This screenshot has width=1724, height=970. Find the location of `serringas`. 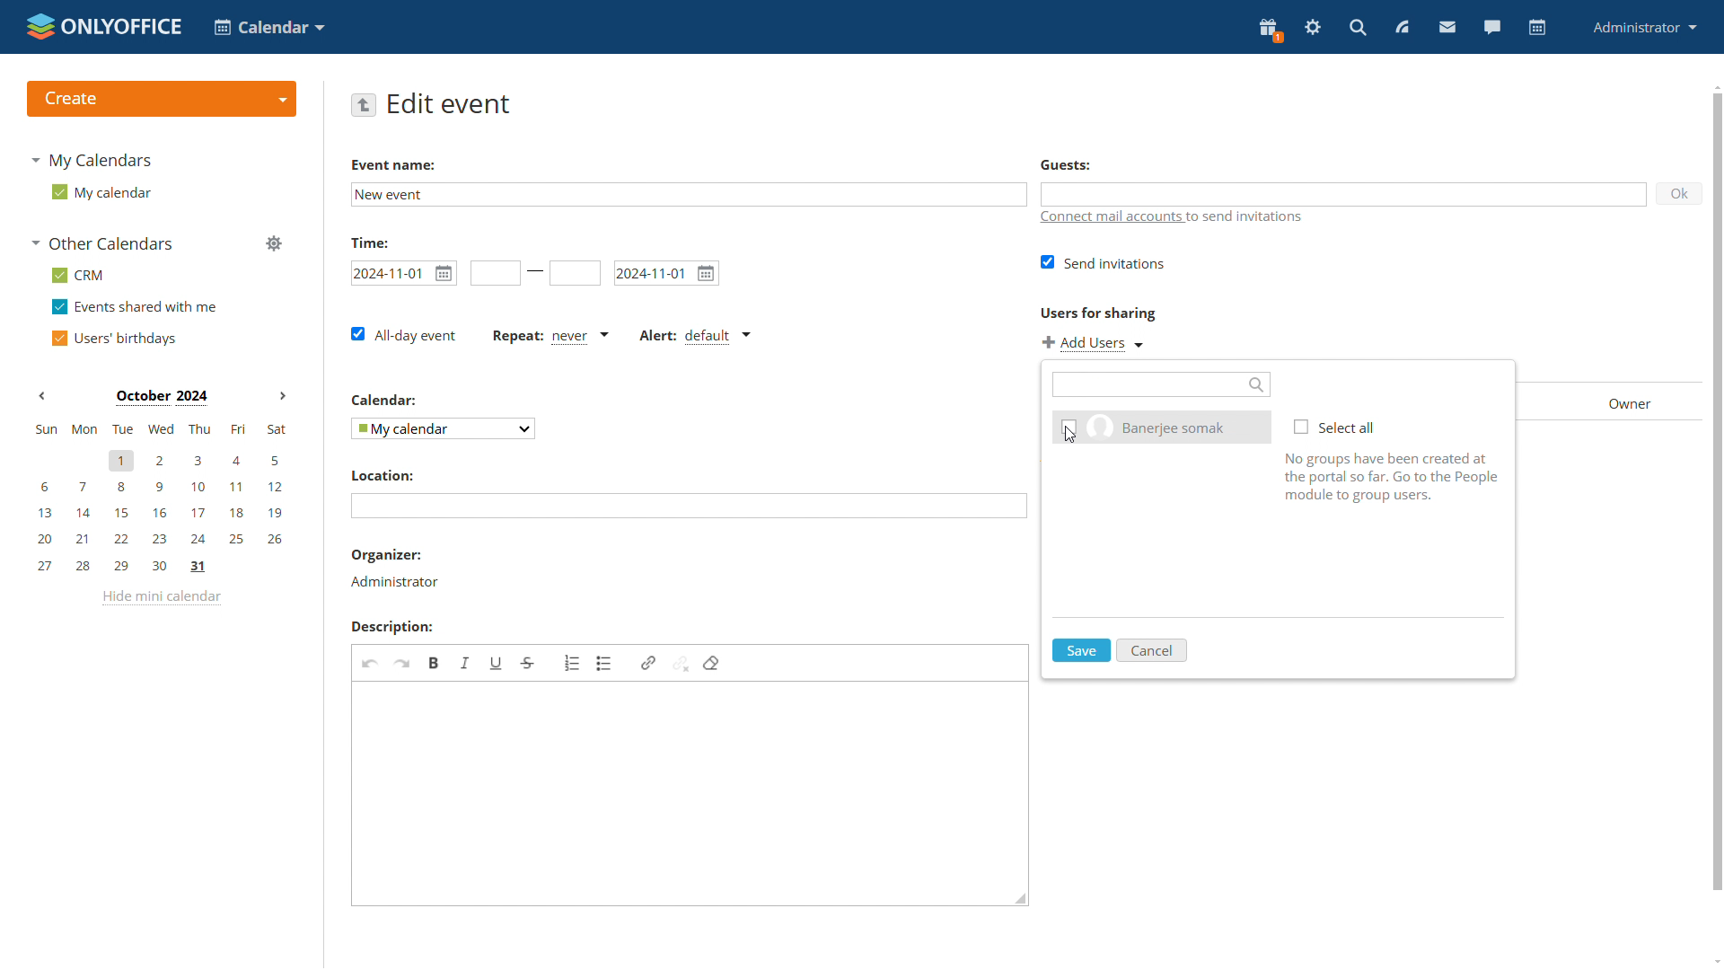

serringas is located at coordinates (1314, 28).